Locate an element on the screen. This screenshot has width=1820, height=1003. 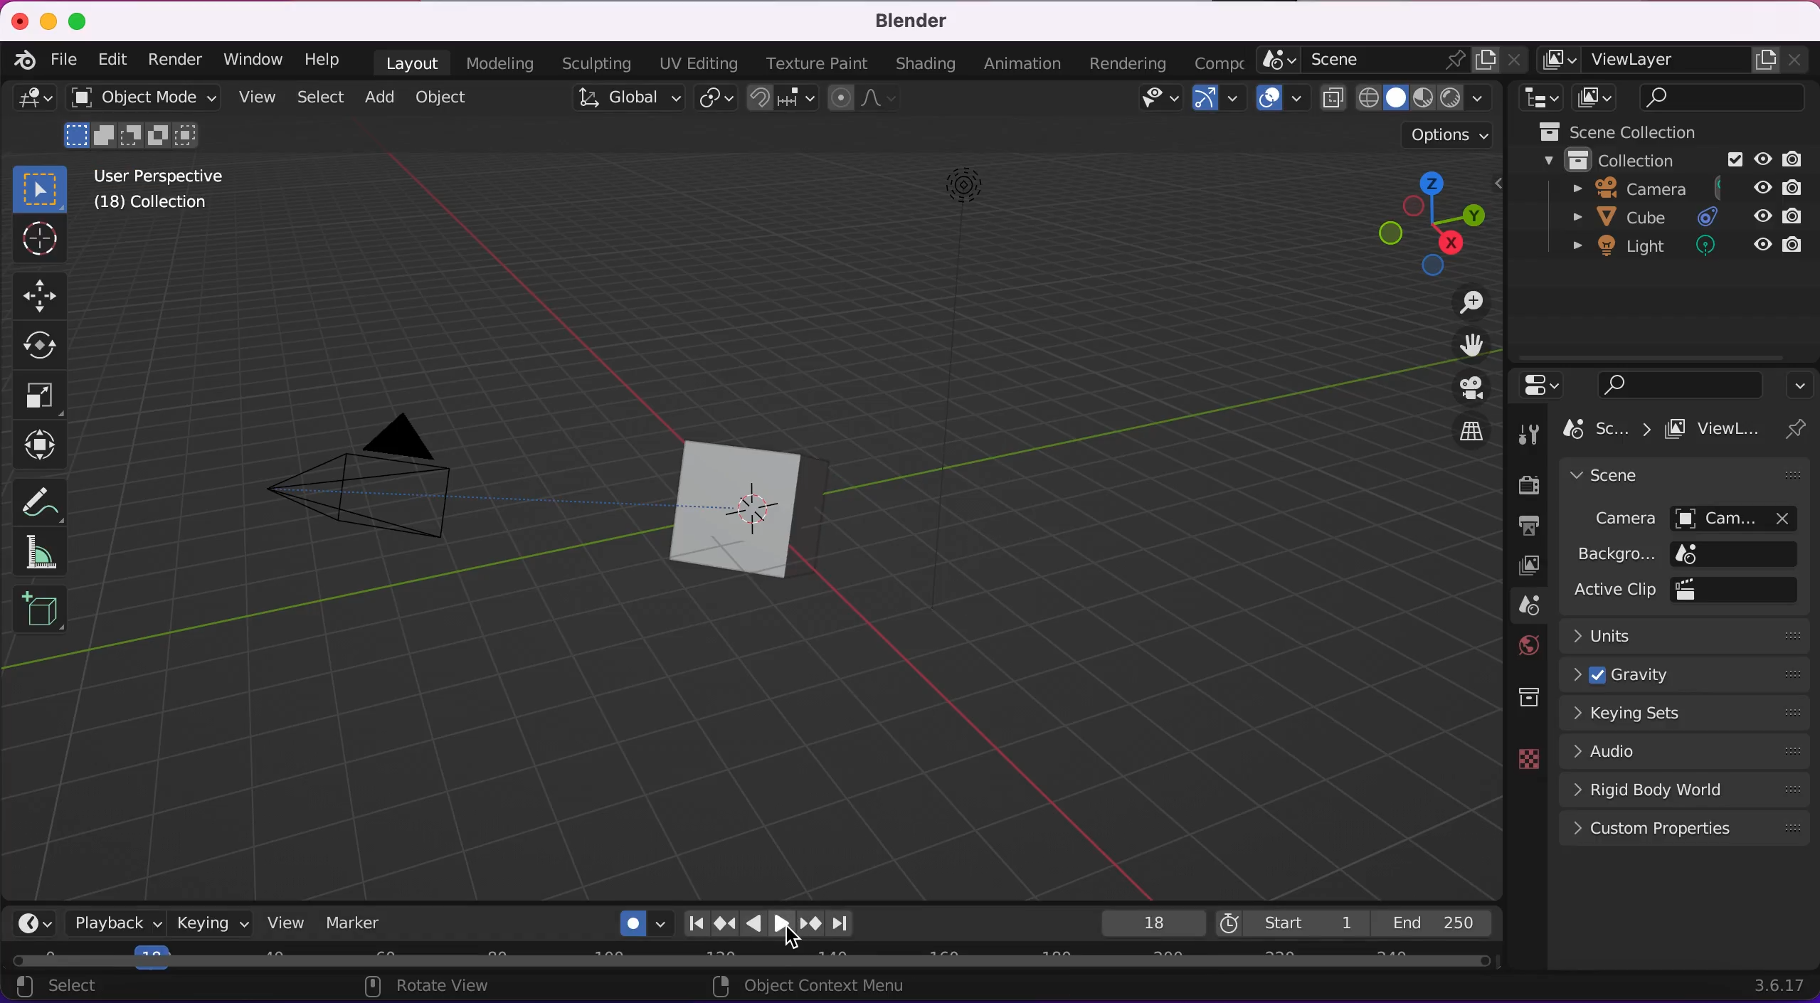
file is located at coordinates (60, 60).